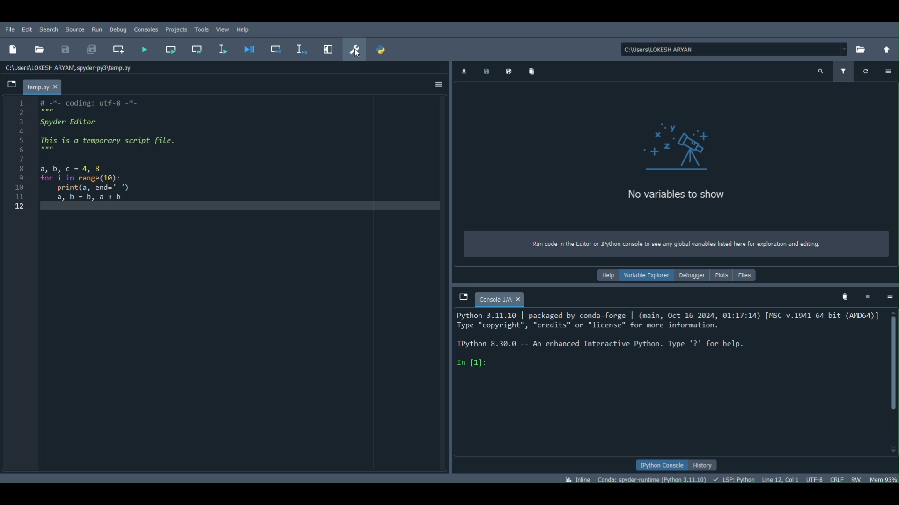 The height and width of the screenshot is (505, 899). I want to click on No variables to show, so click(673, 153).